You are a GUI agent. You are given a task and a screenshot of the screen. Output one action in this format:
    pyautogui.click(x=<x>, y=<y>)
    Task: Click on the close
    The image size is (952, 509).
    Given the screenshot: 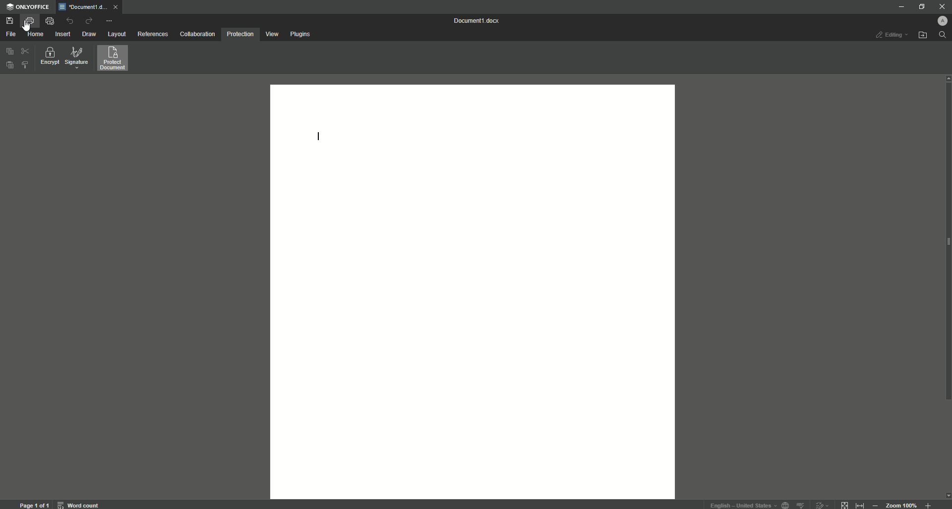 What is the action you would take?
    pyautogui.click(x=115, y=6)
    